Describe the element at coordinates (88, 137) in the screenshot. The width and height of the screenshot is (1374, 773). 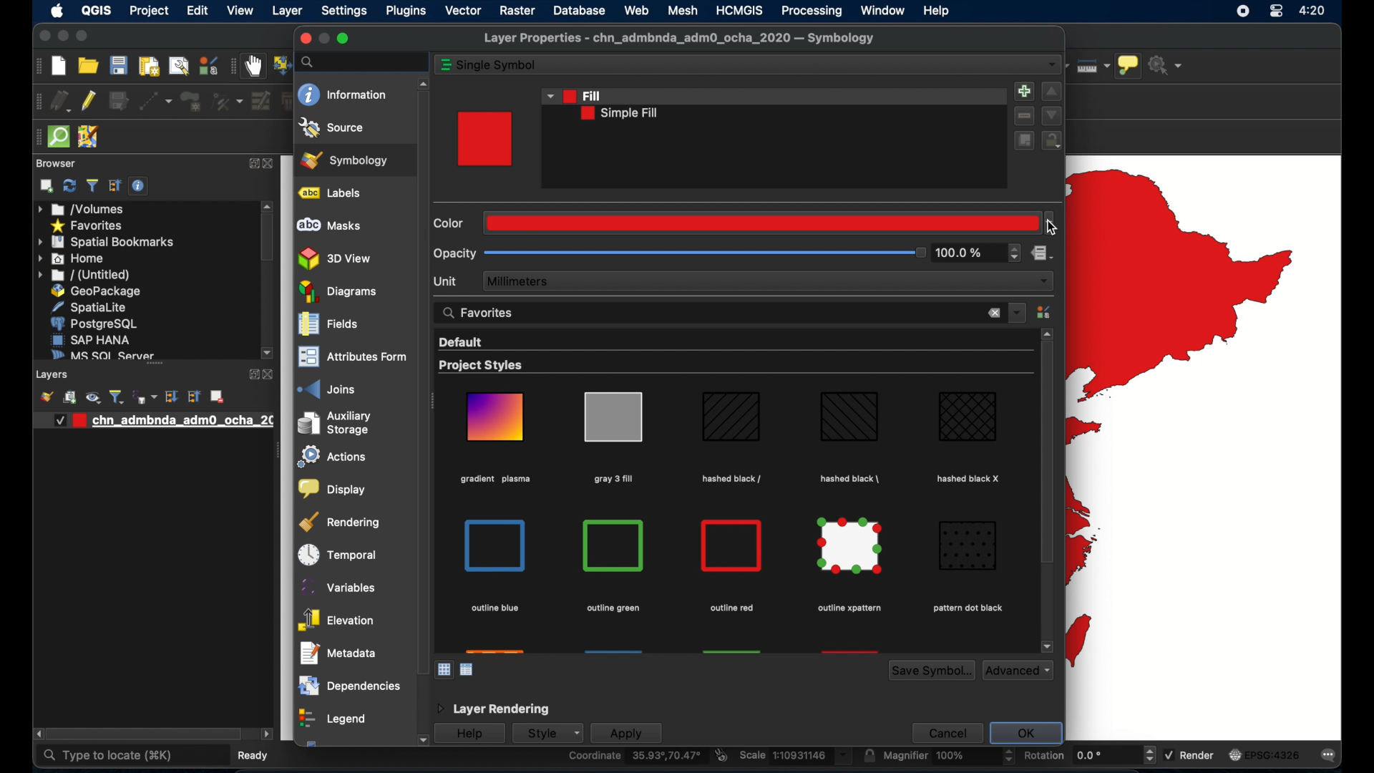
I see `jsomremote` at that location.